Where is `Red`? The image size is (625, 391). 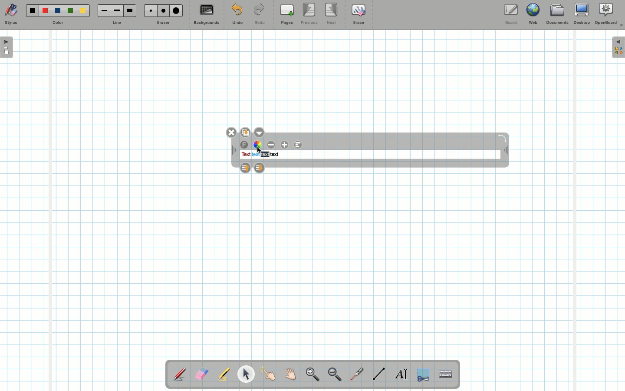 Red is located at coordinates (46, 11).